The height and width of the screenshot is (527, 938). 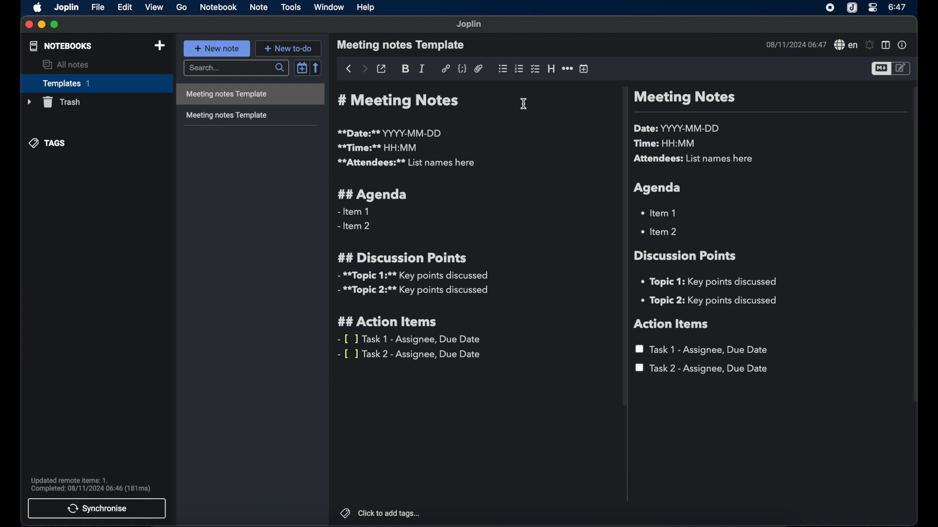 I want to click on task 2 - assignee, due date, so click(x=702, y=369).